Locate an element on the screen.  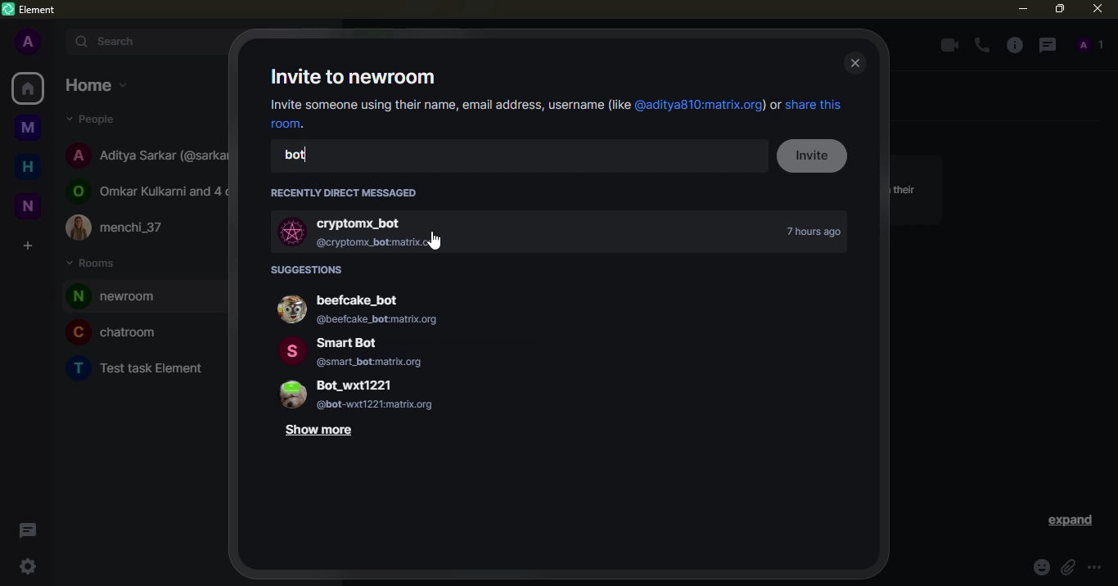
threads is located at coordinates (28, 530).